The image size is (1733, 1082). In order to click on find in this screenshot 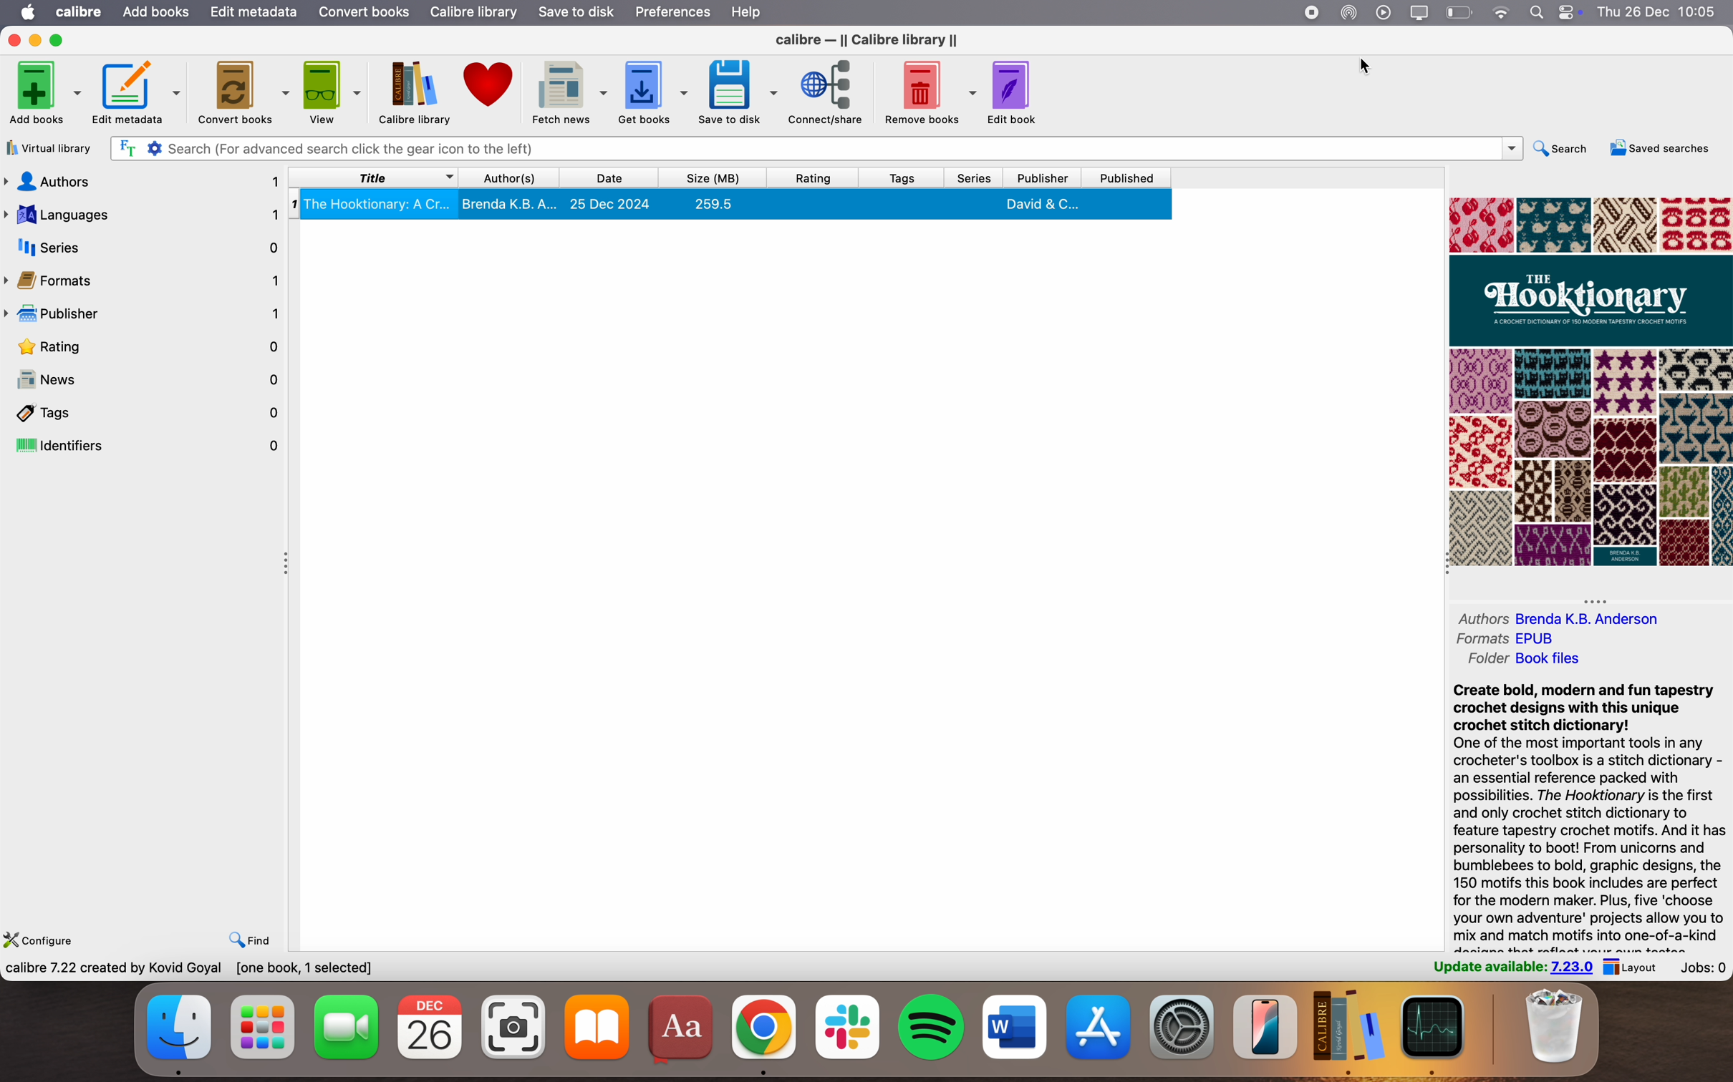, I will do `click(251, 942)`.